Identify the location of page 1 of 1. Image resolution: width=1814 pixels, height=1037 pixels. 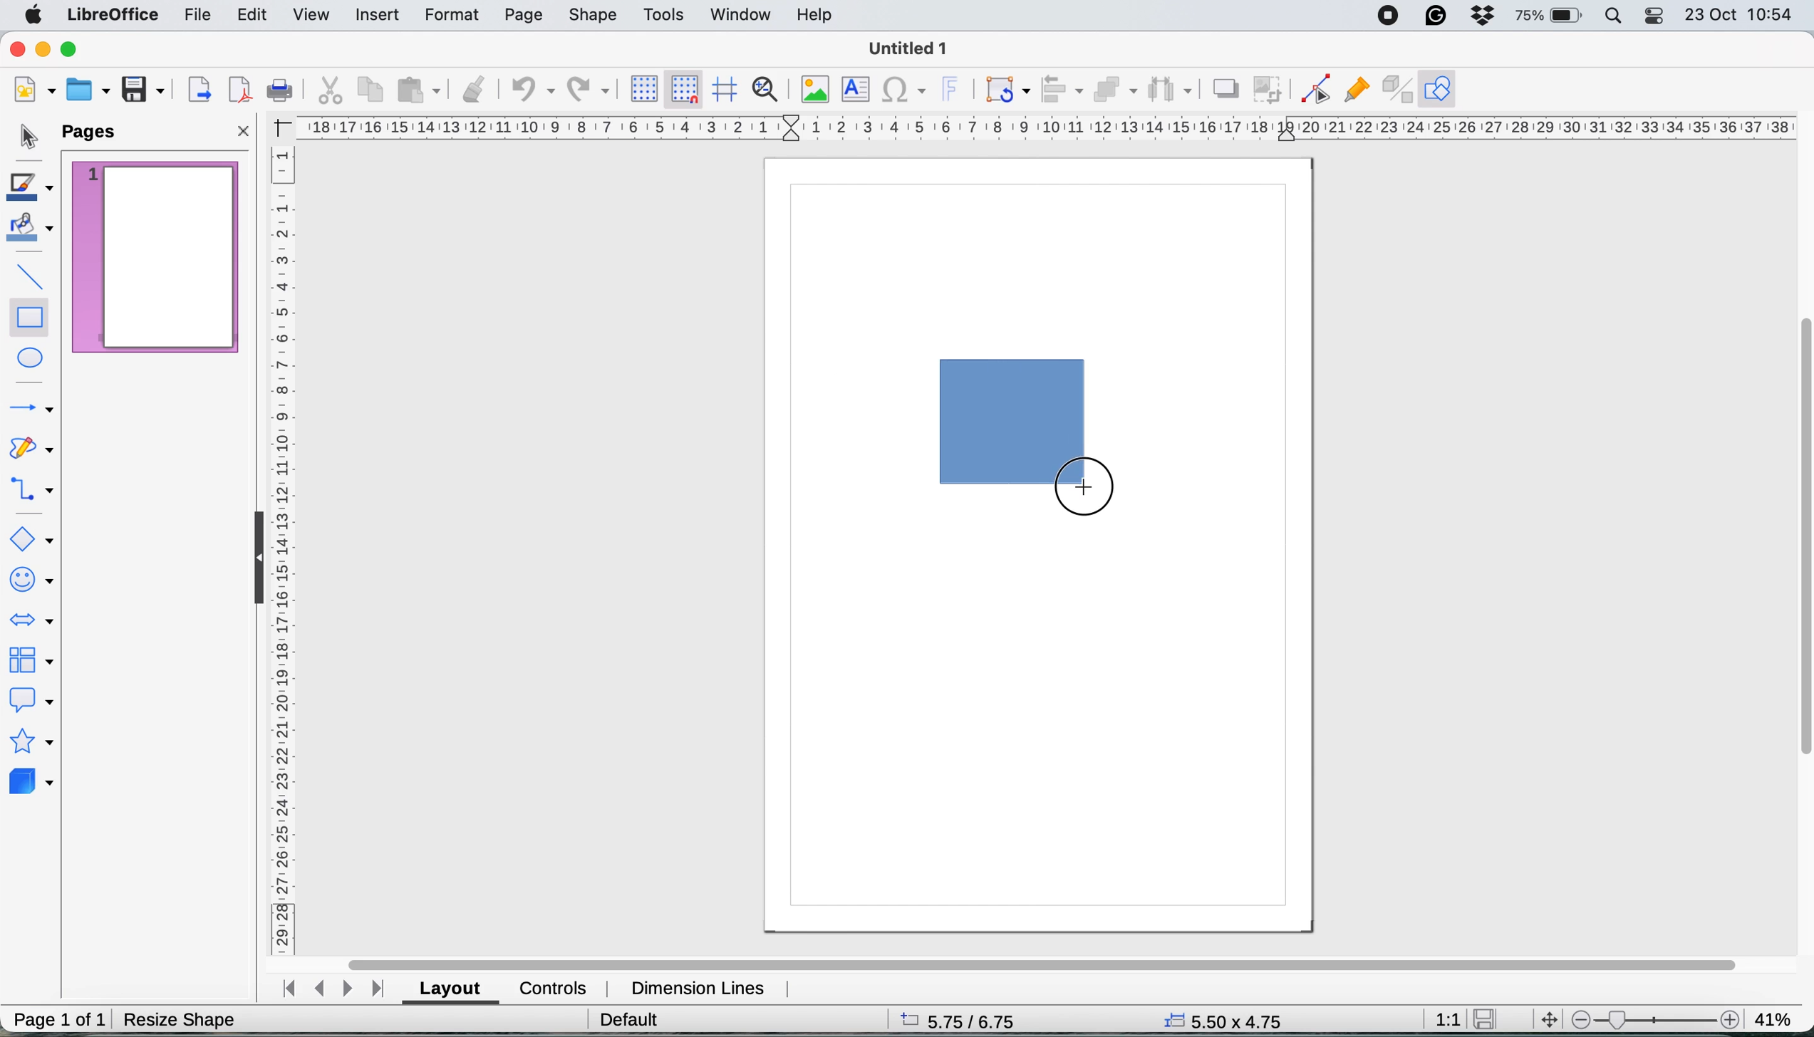
(58, 1020).